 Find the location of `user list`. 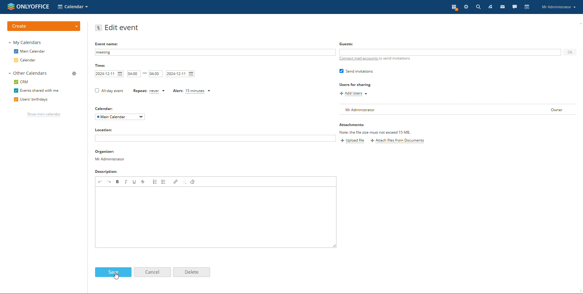

user list is located at coordinates (459, 109).